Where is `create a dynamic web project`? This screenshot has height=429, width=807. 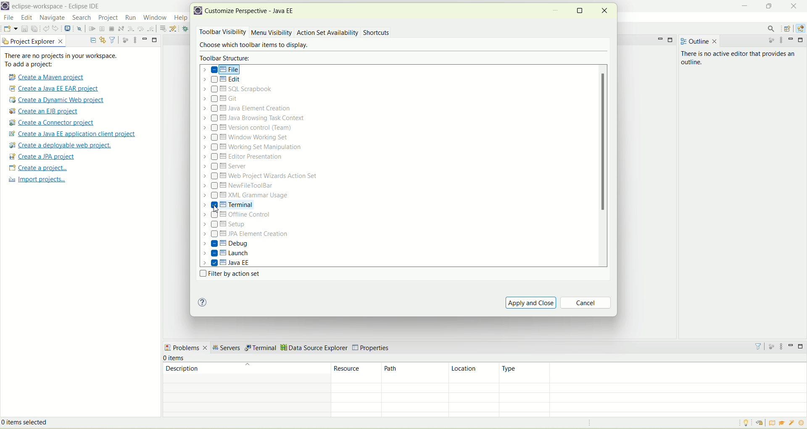 create a dynamic web project is located at coordinates (58, 100).